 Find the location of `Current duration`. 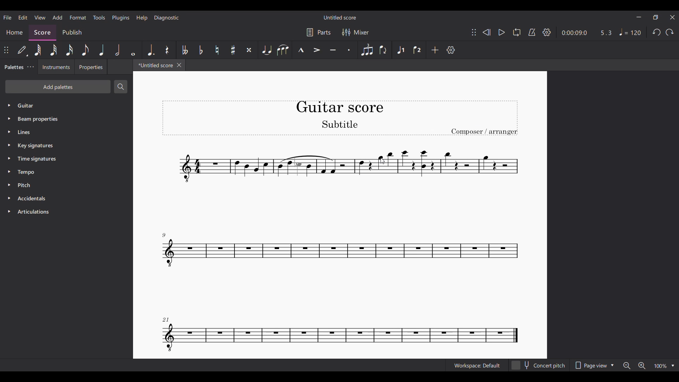

Current duration is located at coordinates (574, 32).